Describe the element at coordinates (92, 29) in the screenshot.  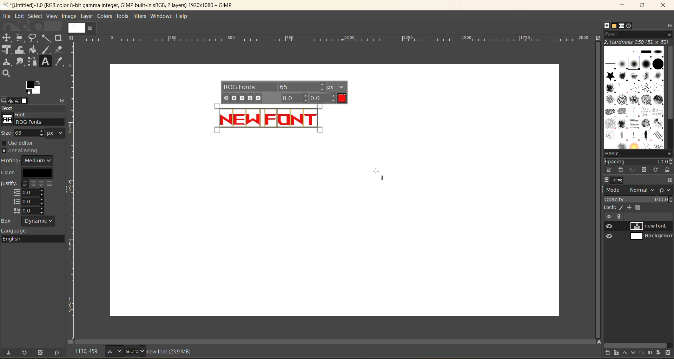
I see `close` at that location.